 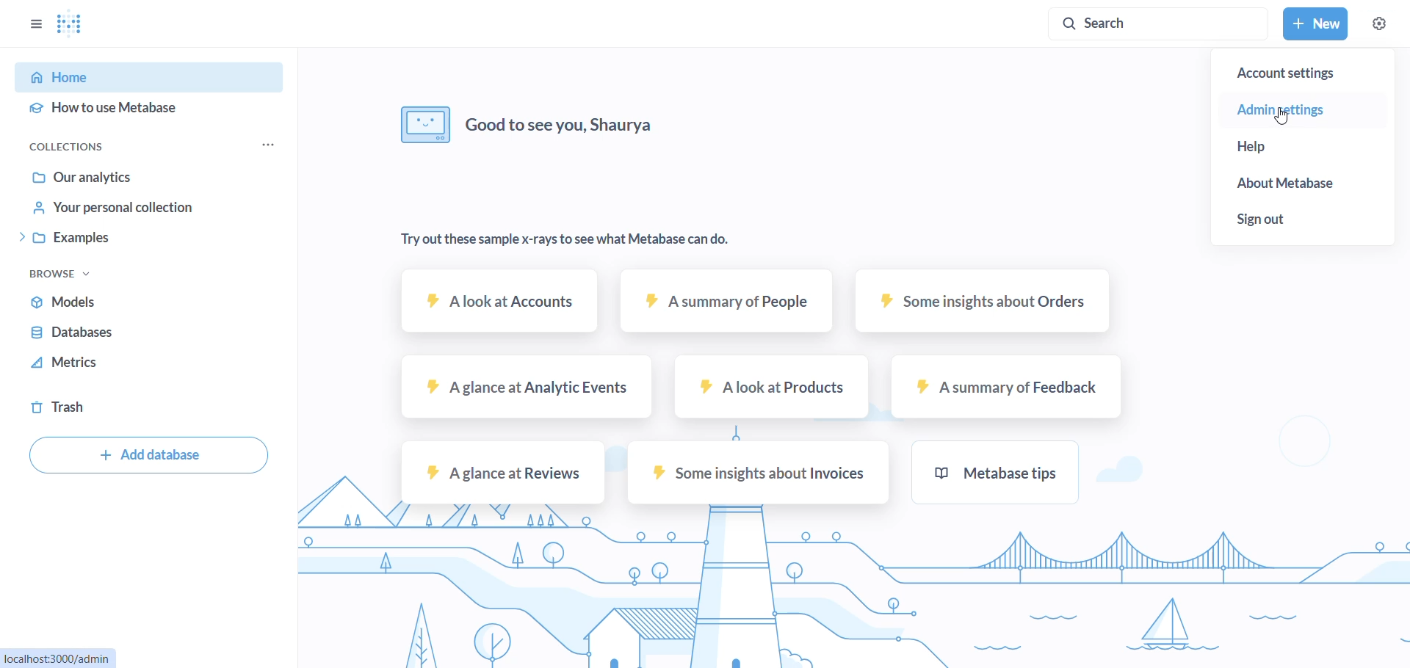 I want to click on collection options, so click(x=268, y=145).